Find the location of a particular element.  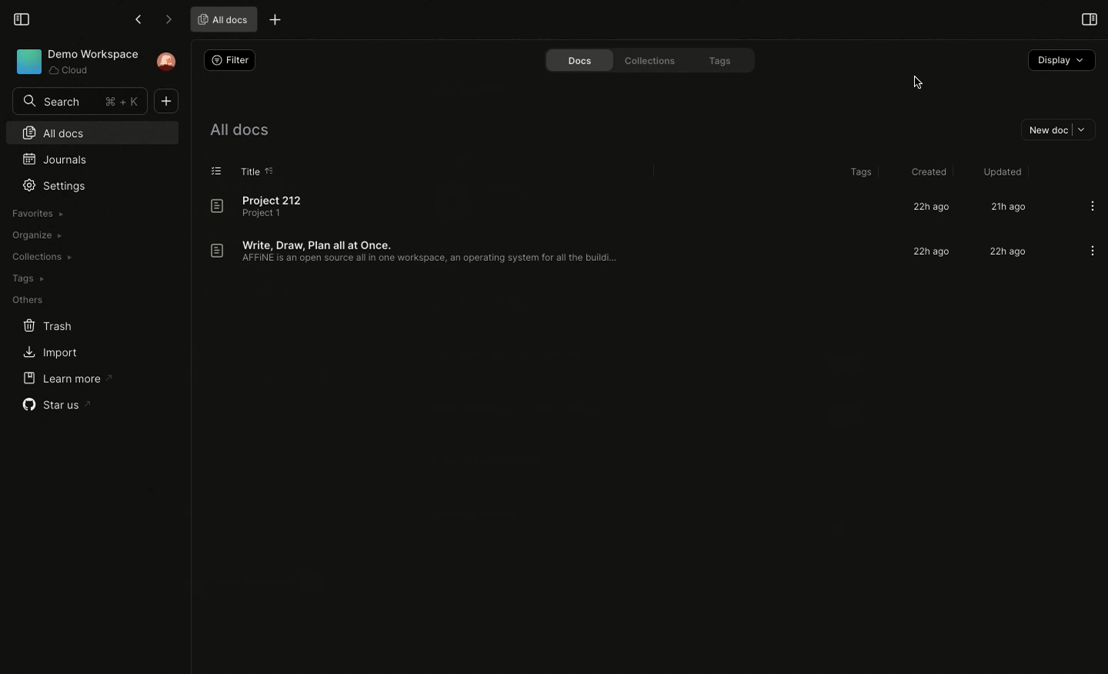

Learn more is located at coordinates (66, 378).